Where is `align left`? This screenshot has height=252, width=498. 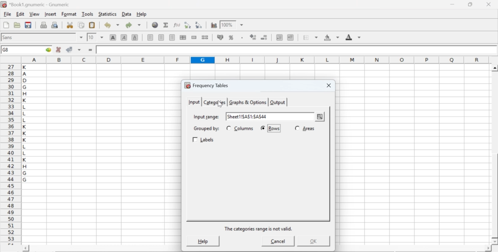
align left is located at coordinates (150, 37).